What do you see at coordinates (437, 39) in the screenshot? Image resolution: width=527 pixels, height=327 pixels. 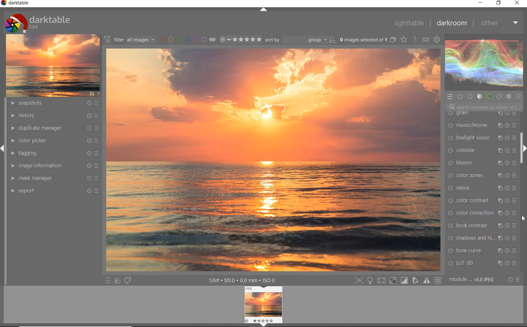 I see `show global preference` at bounding box center [437, 39].